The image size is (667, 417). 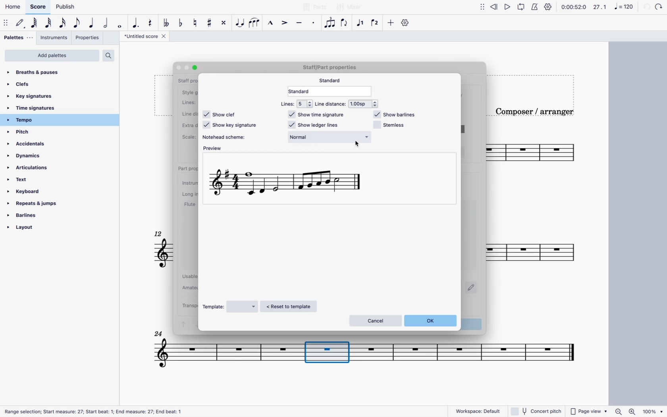 I want to click on articulations, so click(x=38, y=168).